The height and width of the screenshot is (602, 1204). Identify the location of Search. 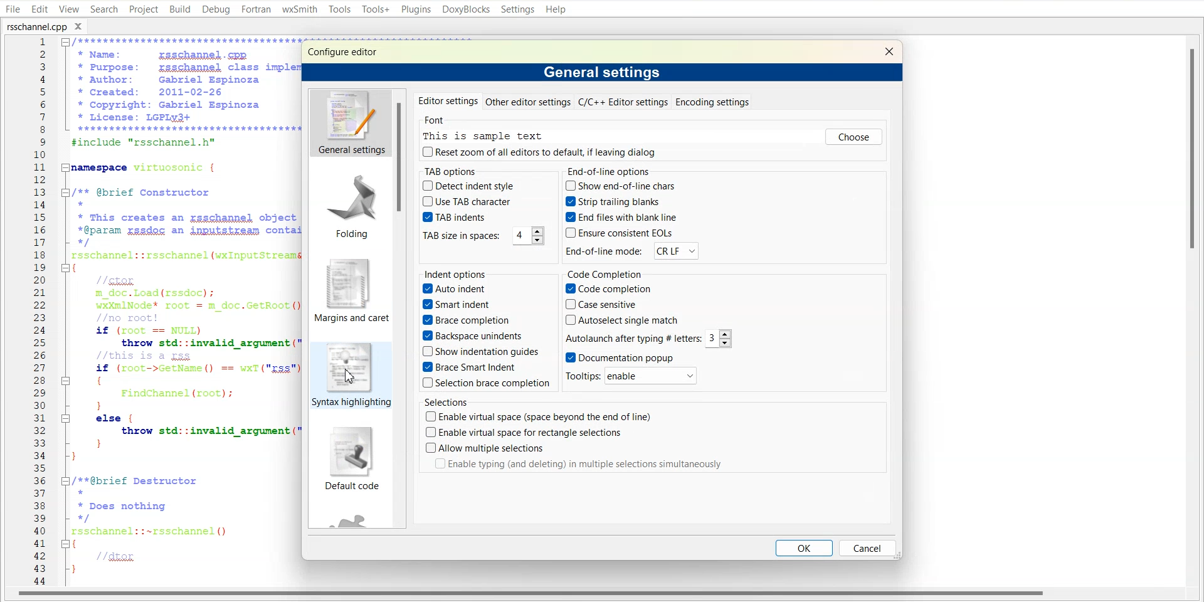
(104, 9).